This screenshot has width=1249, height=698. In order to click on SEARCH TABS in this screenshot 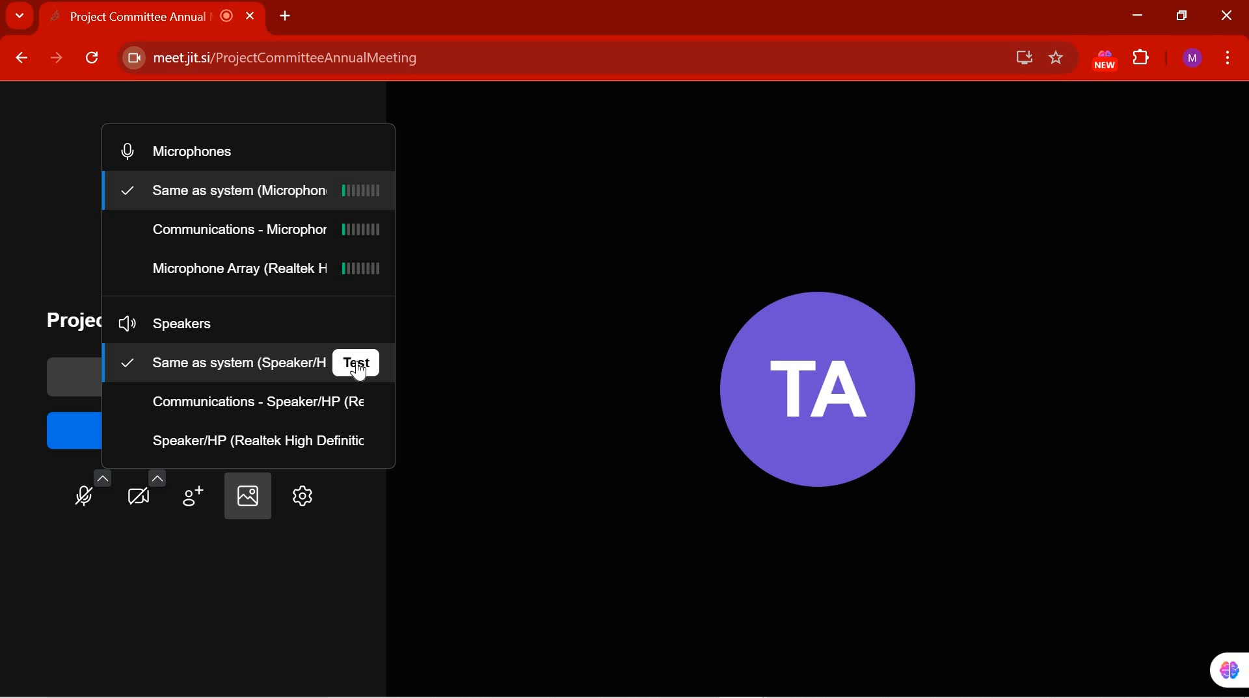, I will do `click(20, 18)`.